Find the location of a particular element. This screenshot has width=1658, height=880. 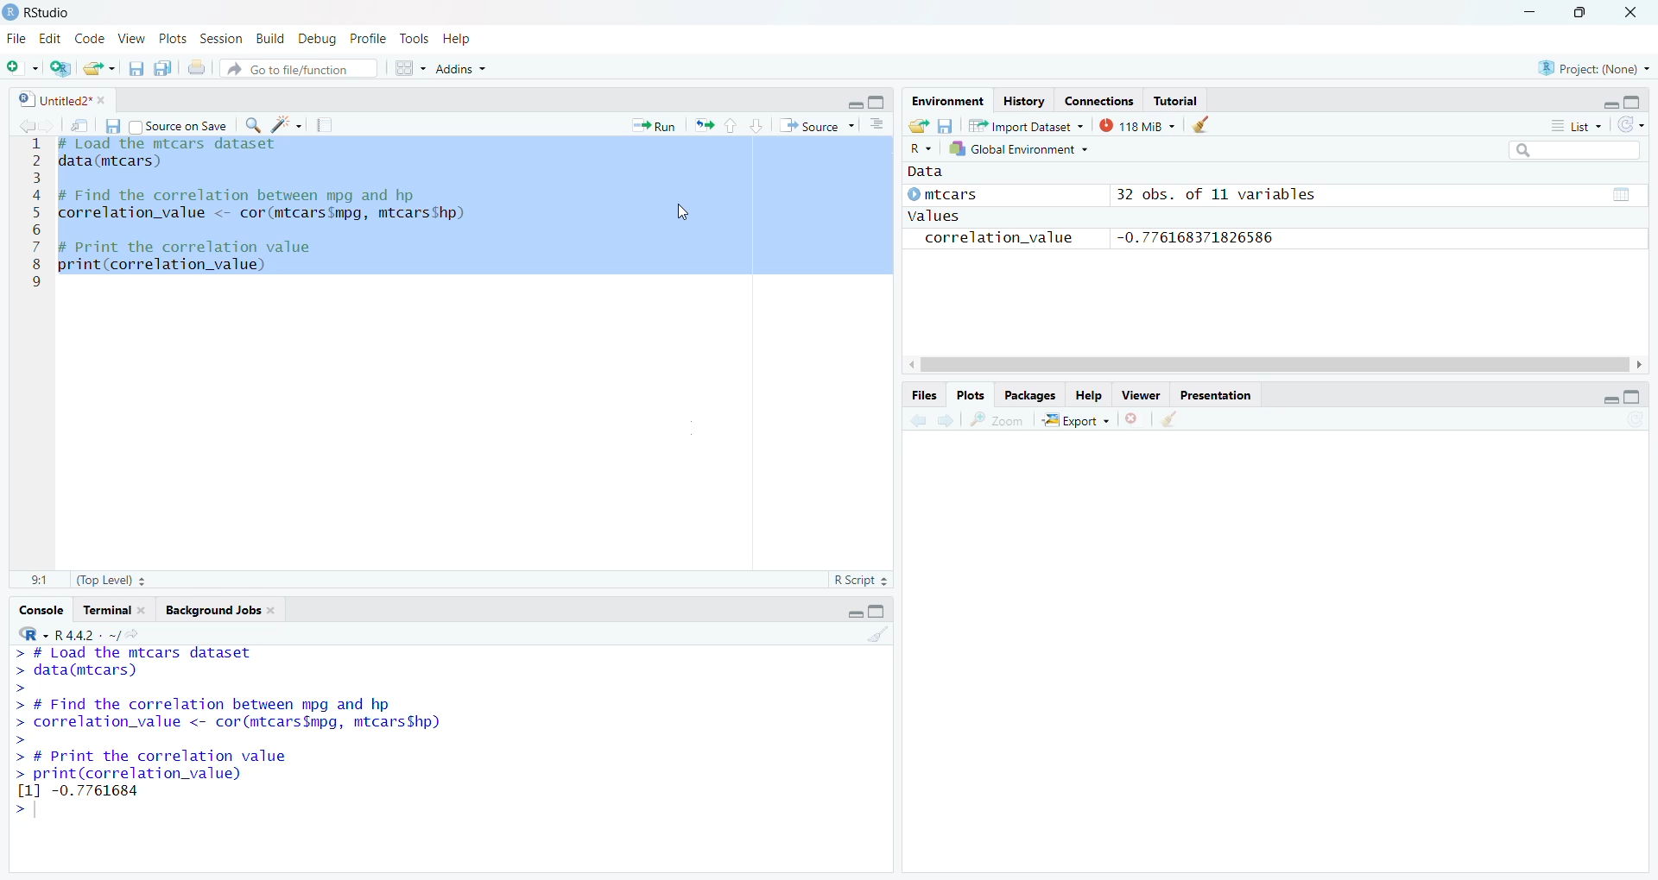

© mtcars 32 obs. of 11 variables
values
correlation_value -0.776168371826586 is located at coordinates (1140, 210).